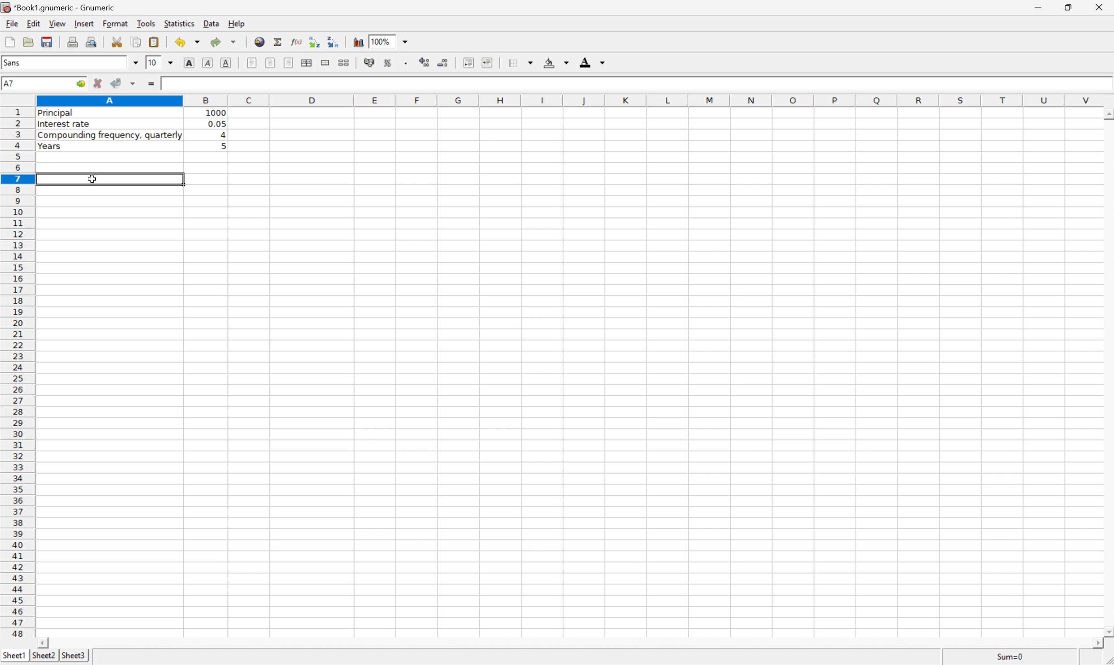 The image size is (1114, 665). What do you see at coordinates (235, 22) in the screenshot?
I see `help` at bounding box center [235, 22].